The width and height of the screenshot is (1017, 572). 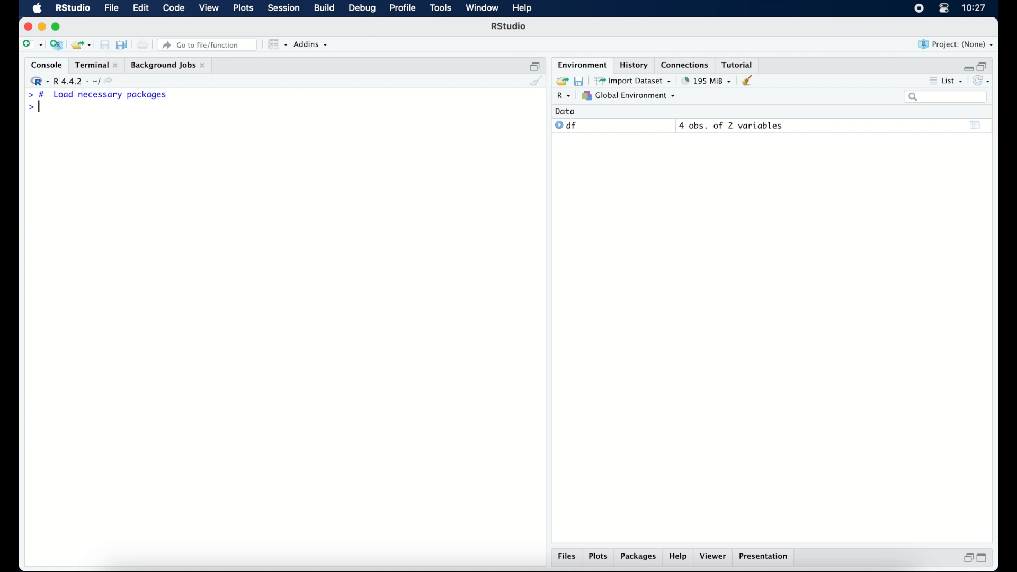 What do you see at coordinates (639, 558) in the screenshot?
I see `packages` at bounding box center [639, 558].